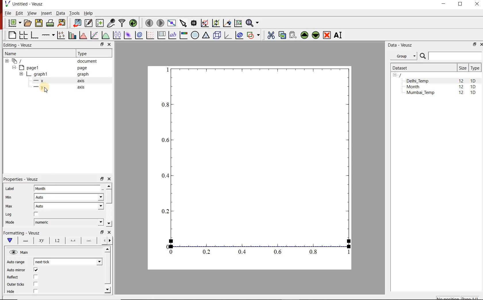 The image size is (483, 300). What do you see at coordinates (139, 35) in the screenshot?
I see `plot a 2d dataset as contours` at bounding box center [139, 35].